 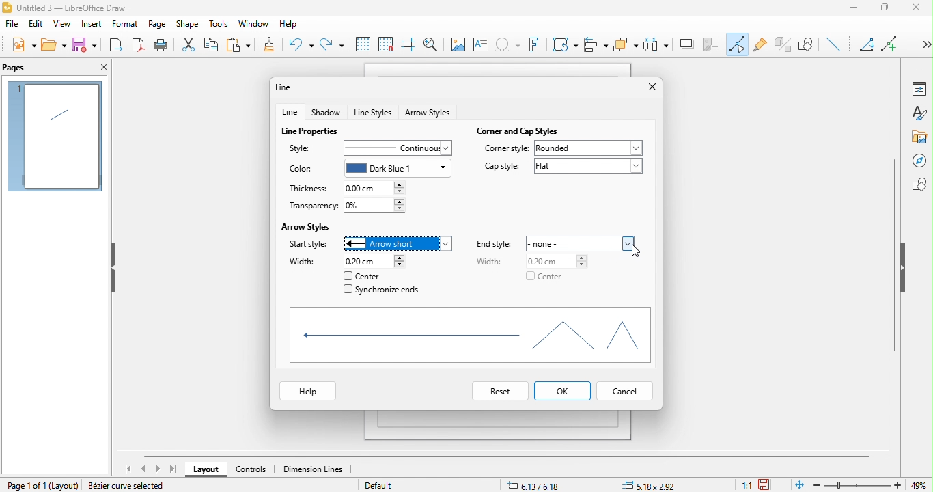 What do you see at coordinates (490, 264) in the screenshot?
I see `width` at bounding box center [490, 264].